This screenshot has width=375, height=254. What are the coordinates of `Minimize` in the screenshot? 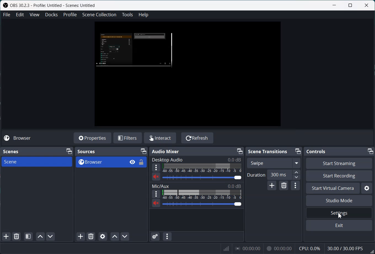 It's located at (69, 151).